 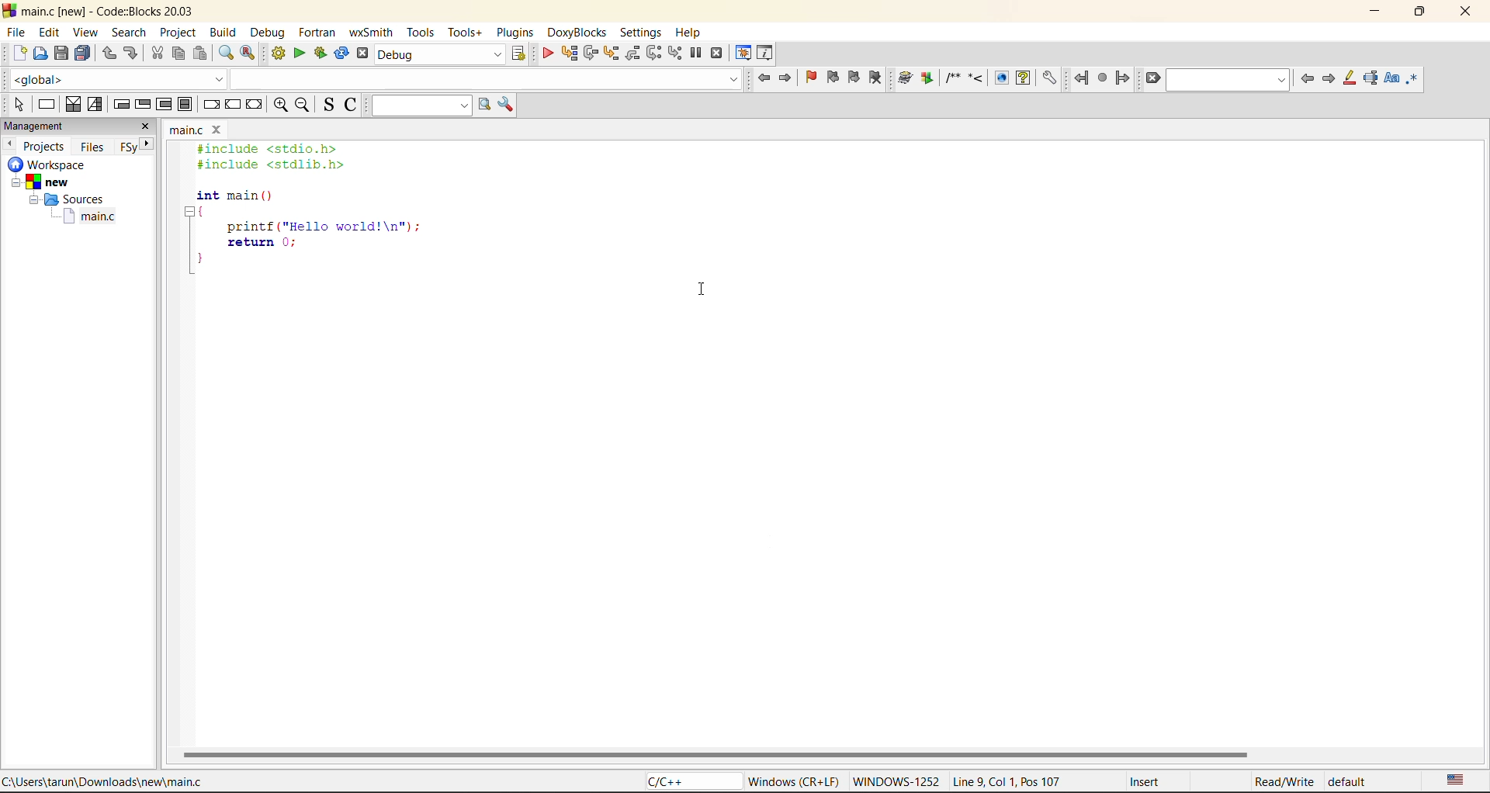 What do you see at coordinates (1122, 78) in the screenshot?
I see `jump forward` at bounding box center [1122, 78].